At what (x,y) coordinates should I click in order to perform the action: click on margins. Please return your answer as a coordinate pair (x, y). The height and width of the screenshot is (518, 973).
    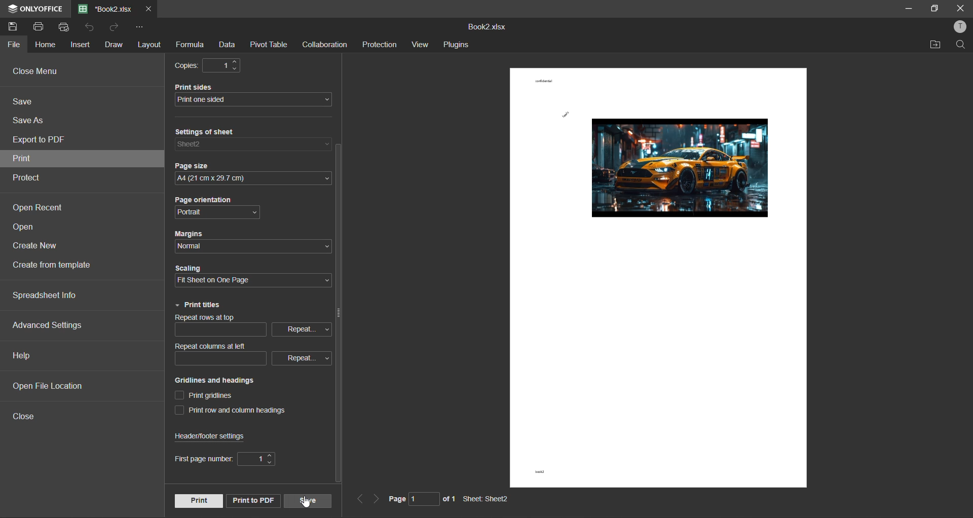
    Looking at the image, I should click on (250, 247).